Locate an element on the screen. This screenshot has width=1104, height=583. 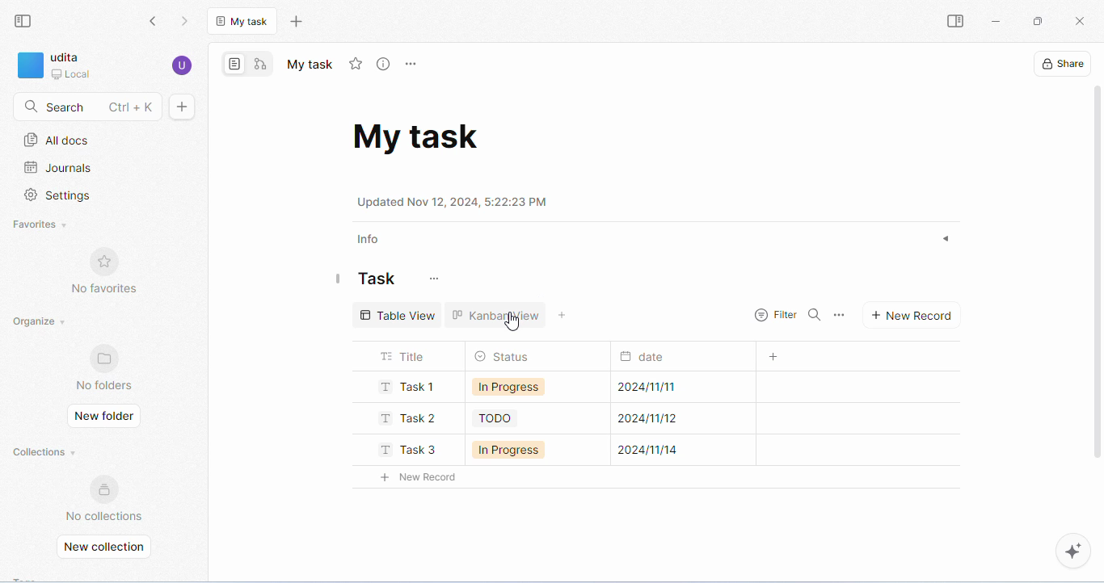
customize task is located at coordinates (437, 279).